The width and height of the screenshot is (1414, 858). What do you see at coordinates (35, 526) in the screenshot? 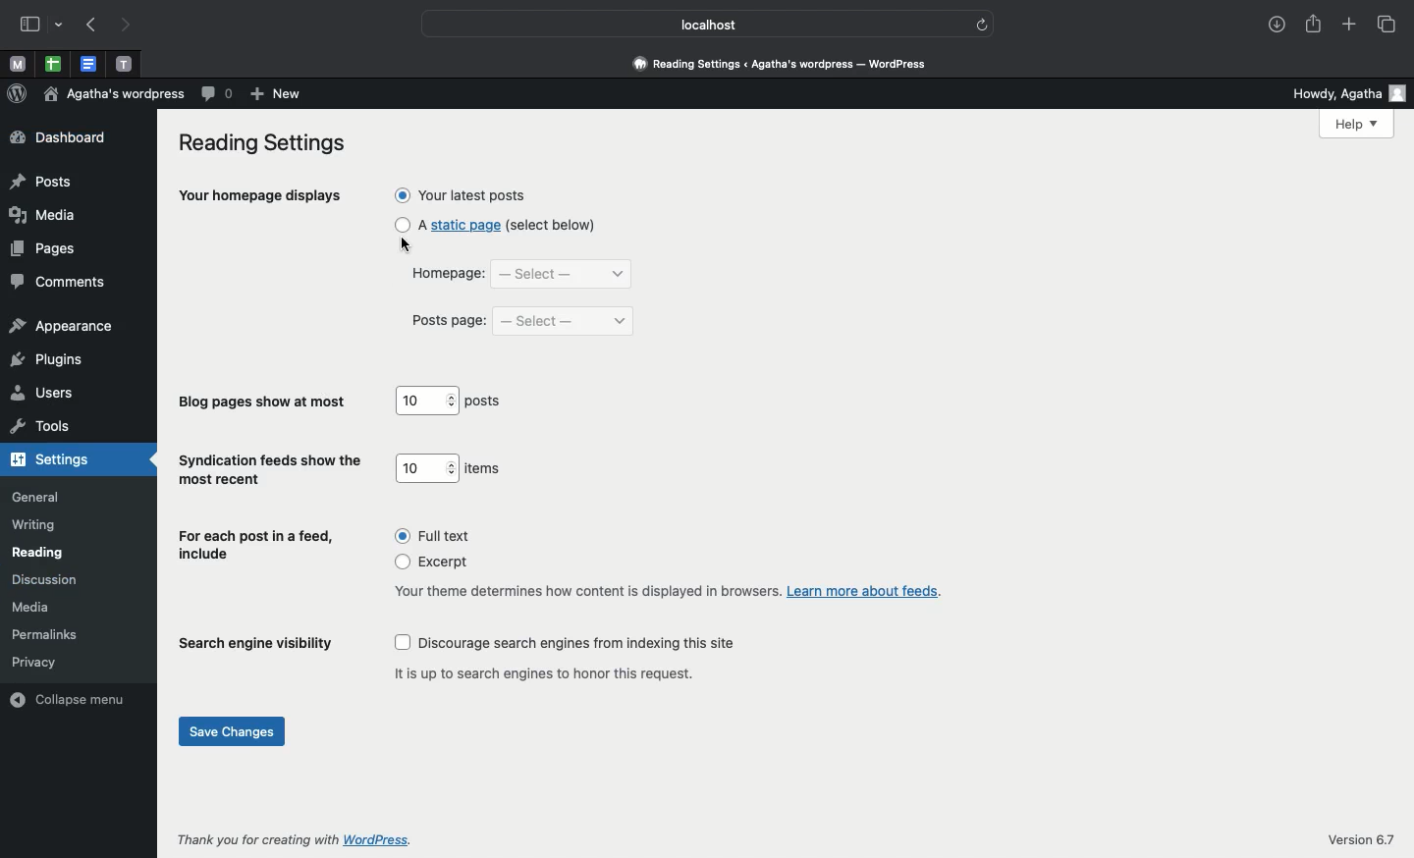
I see `writing` at bounding box center [35, 526].